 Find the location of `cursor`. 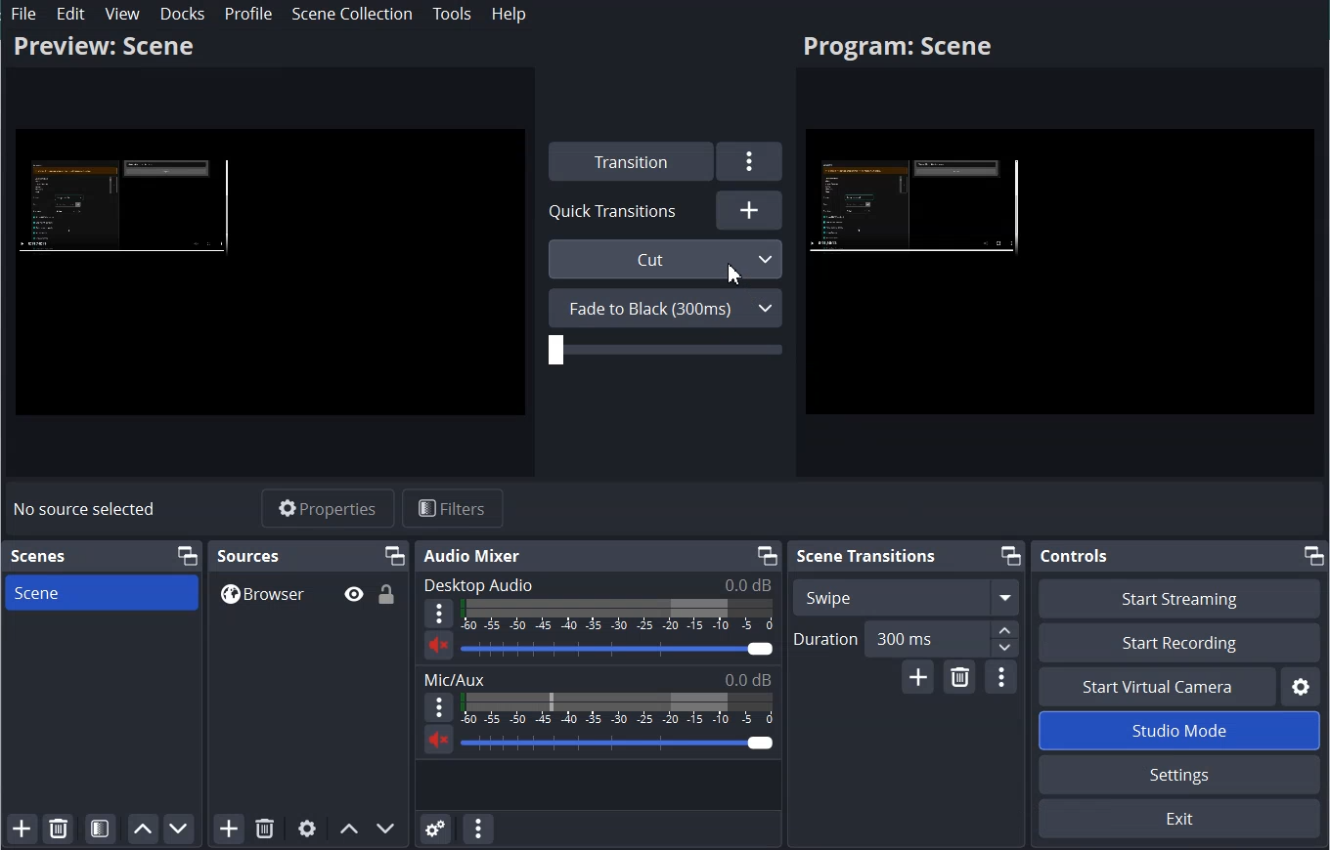

cursor is located at coordinates (731, 275).